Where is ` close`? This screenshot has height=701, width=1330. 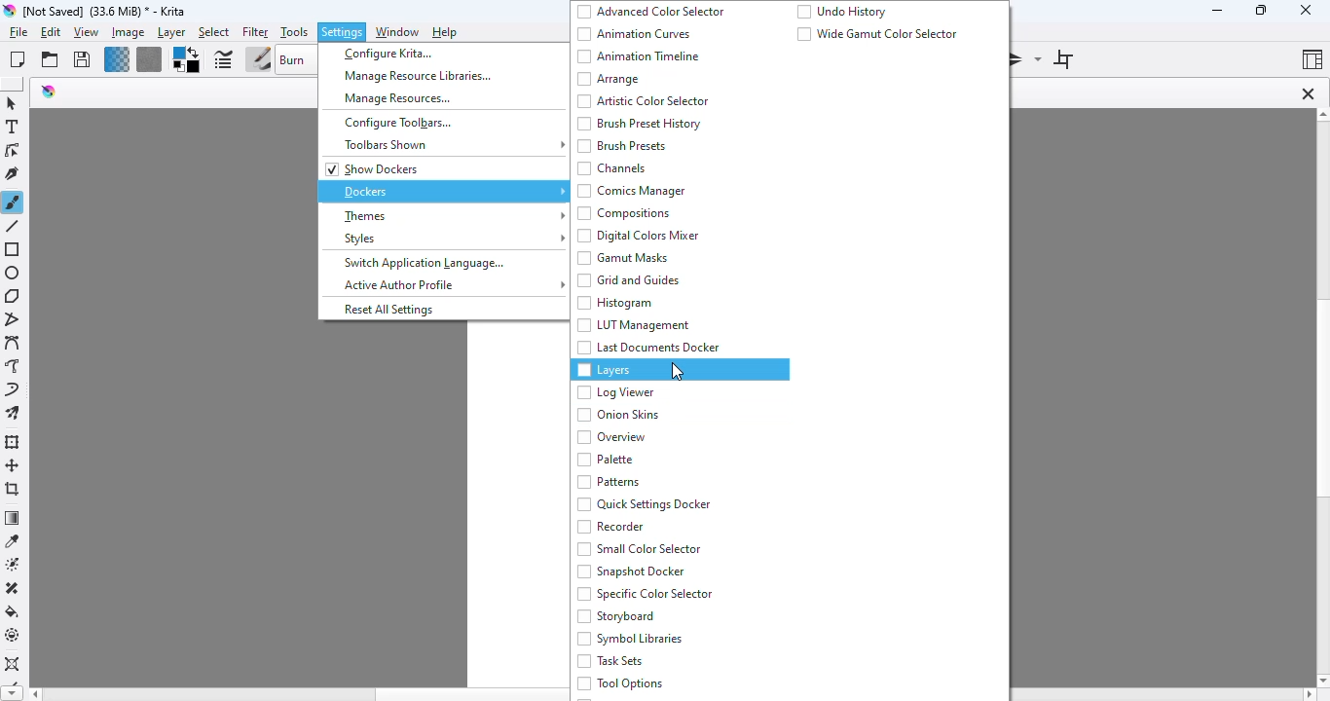  close is located at coordinates (1305, 10).